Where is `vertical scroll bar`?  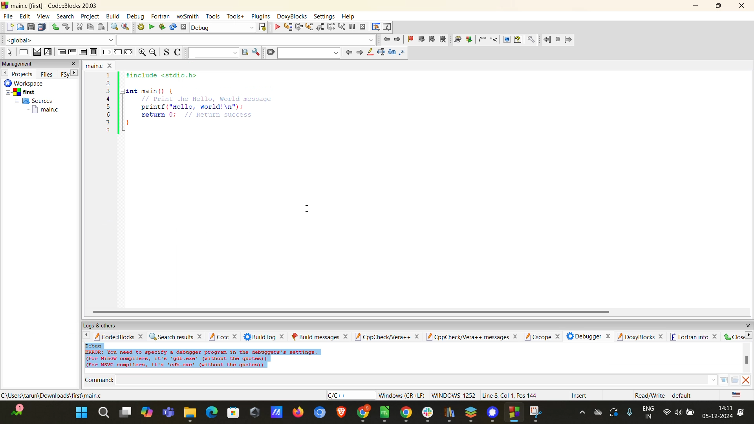 vertical scroll bar is located at coordinates (747, 384).